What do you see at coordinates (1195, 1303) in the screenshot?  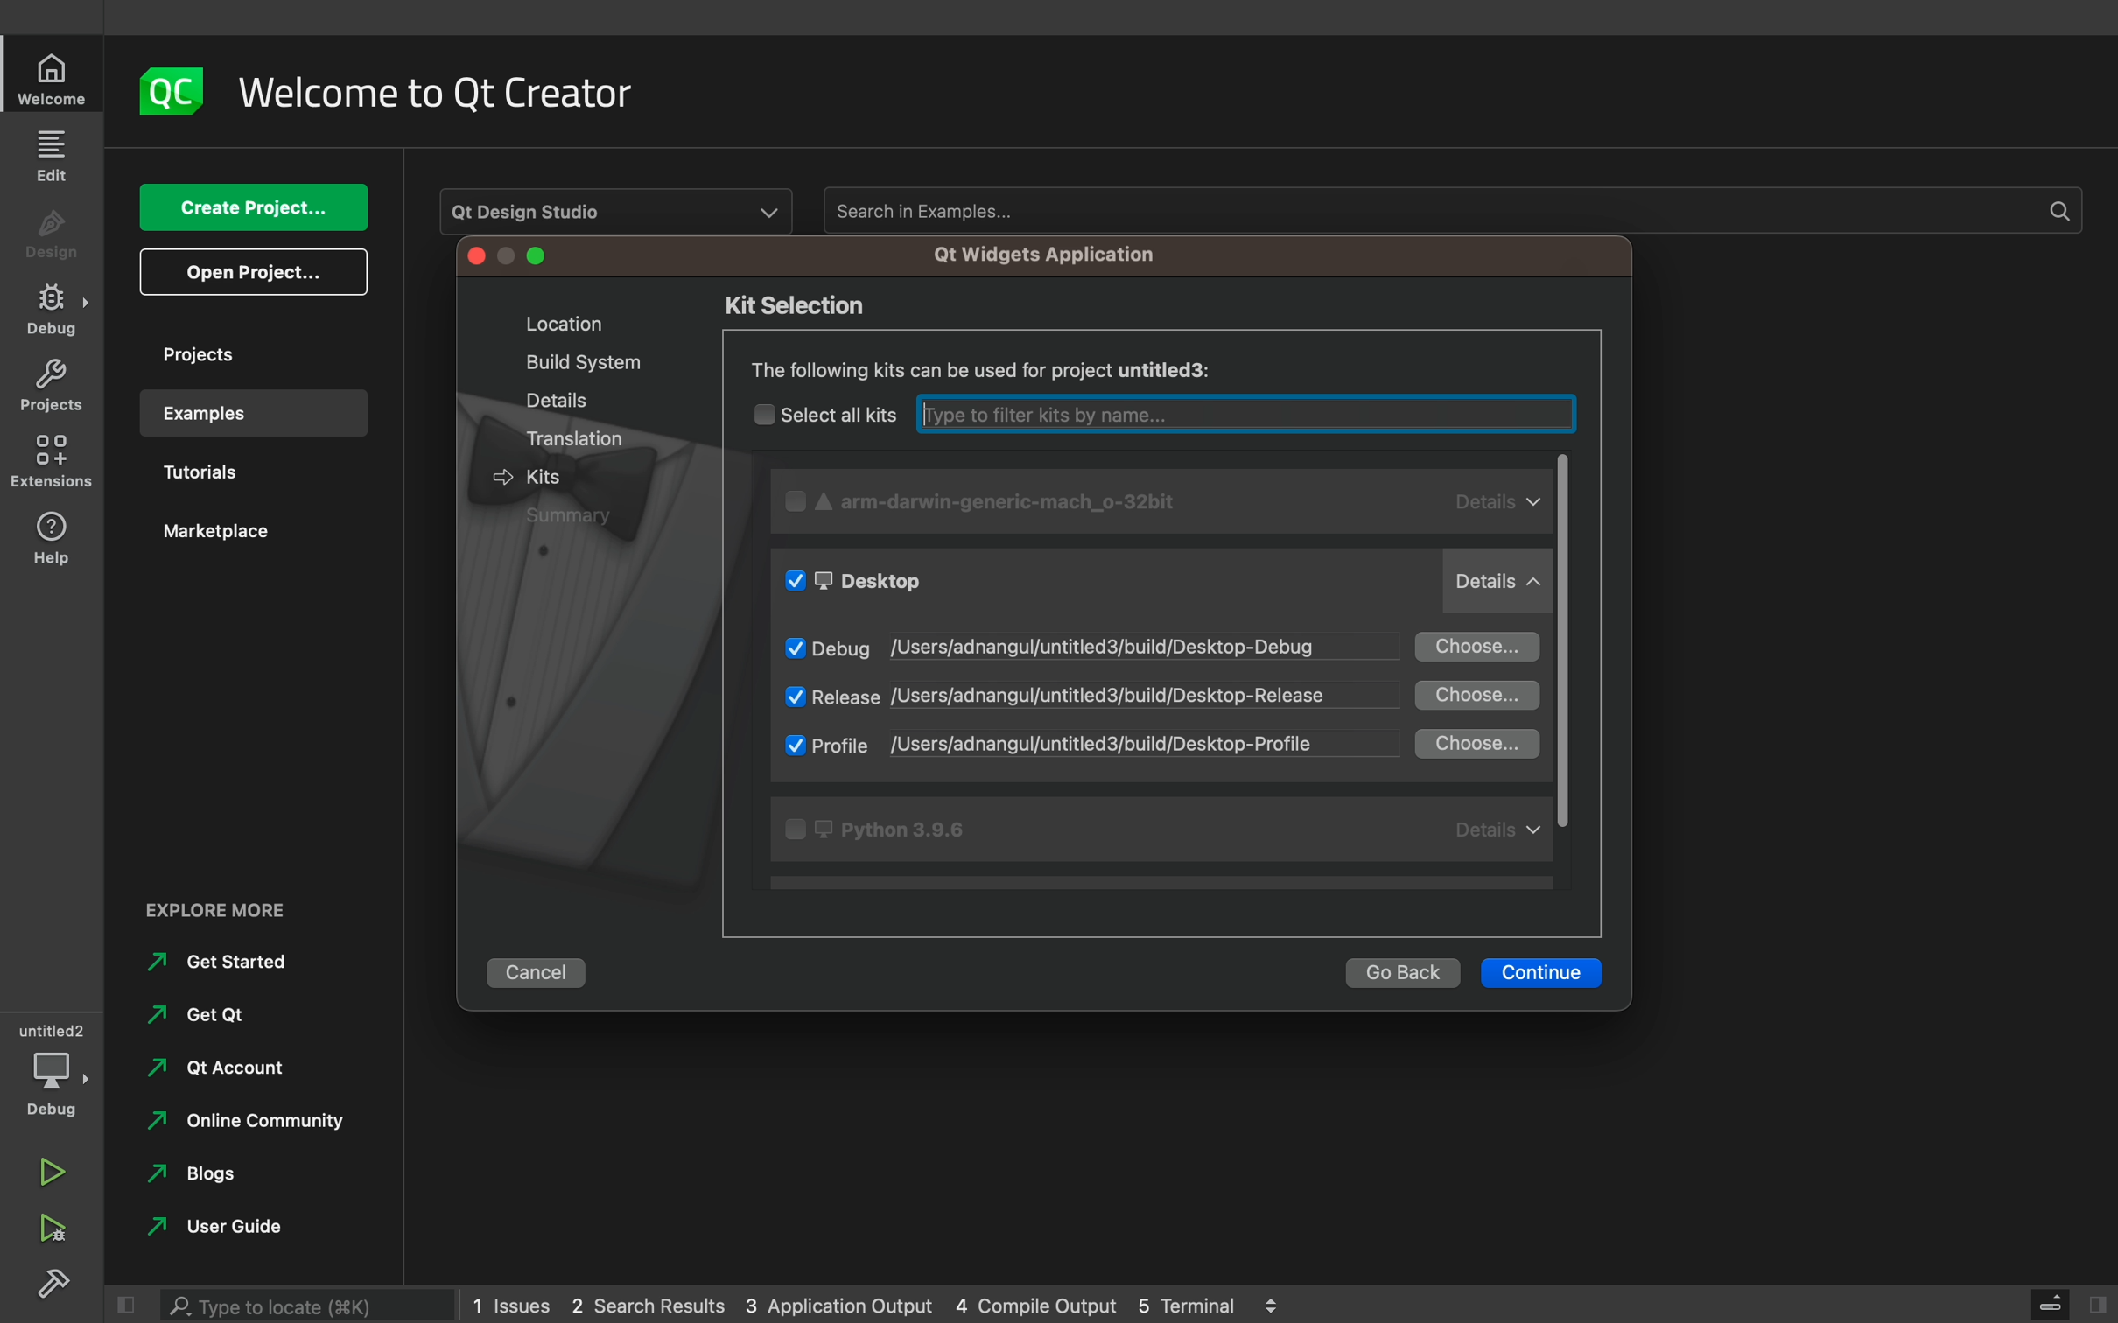 I see `5 terminal` at bounding box center [1195, 1303].